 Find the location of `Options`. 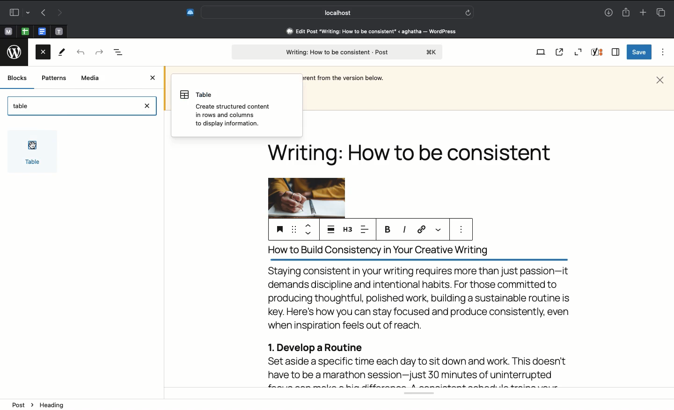

Options is located at coordinates (664, 52).